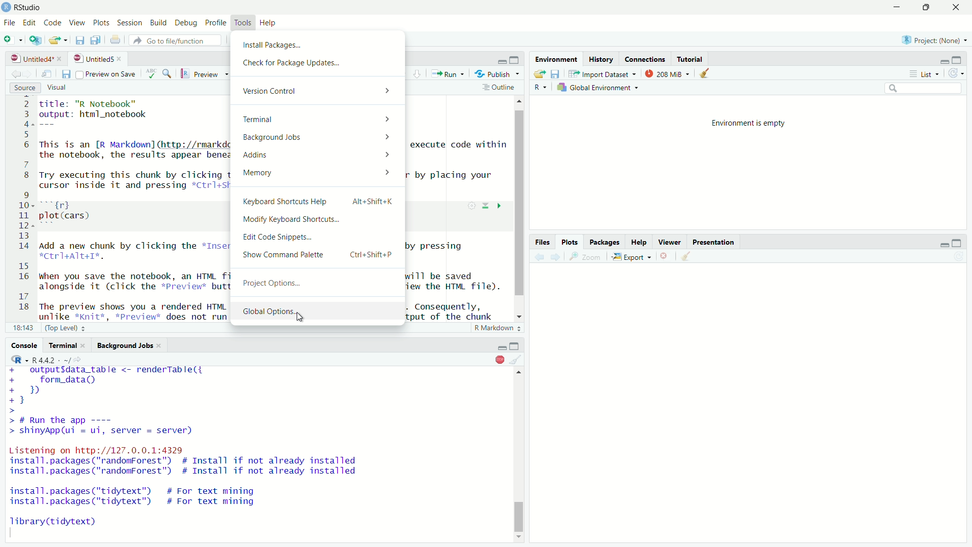 Image resolution: width=972 pixels, height=547 pixels. What do you see at coordinates (498, 328) in the screenshot?
I see `R Markdown` at bounding box center [498, 328].